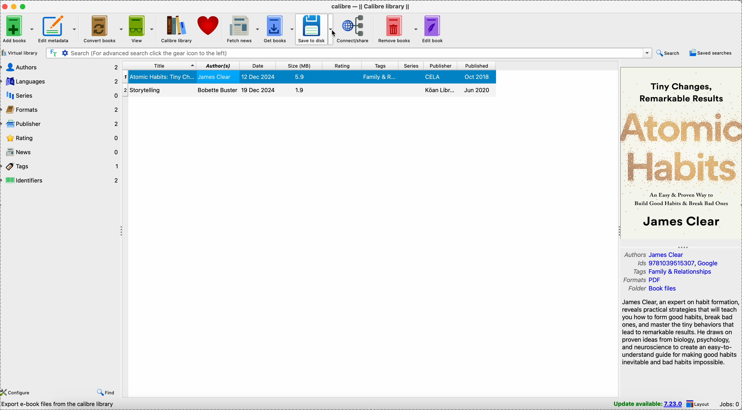 Image resolution: width=742 pixels, height=410 pixels. I want to click on layout, so click(698, 404).